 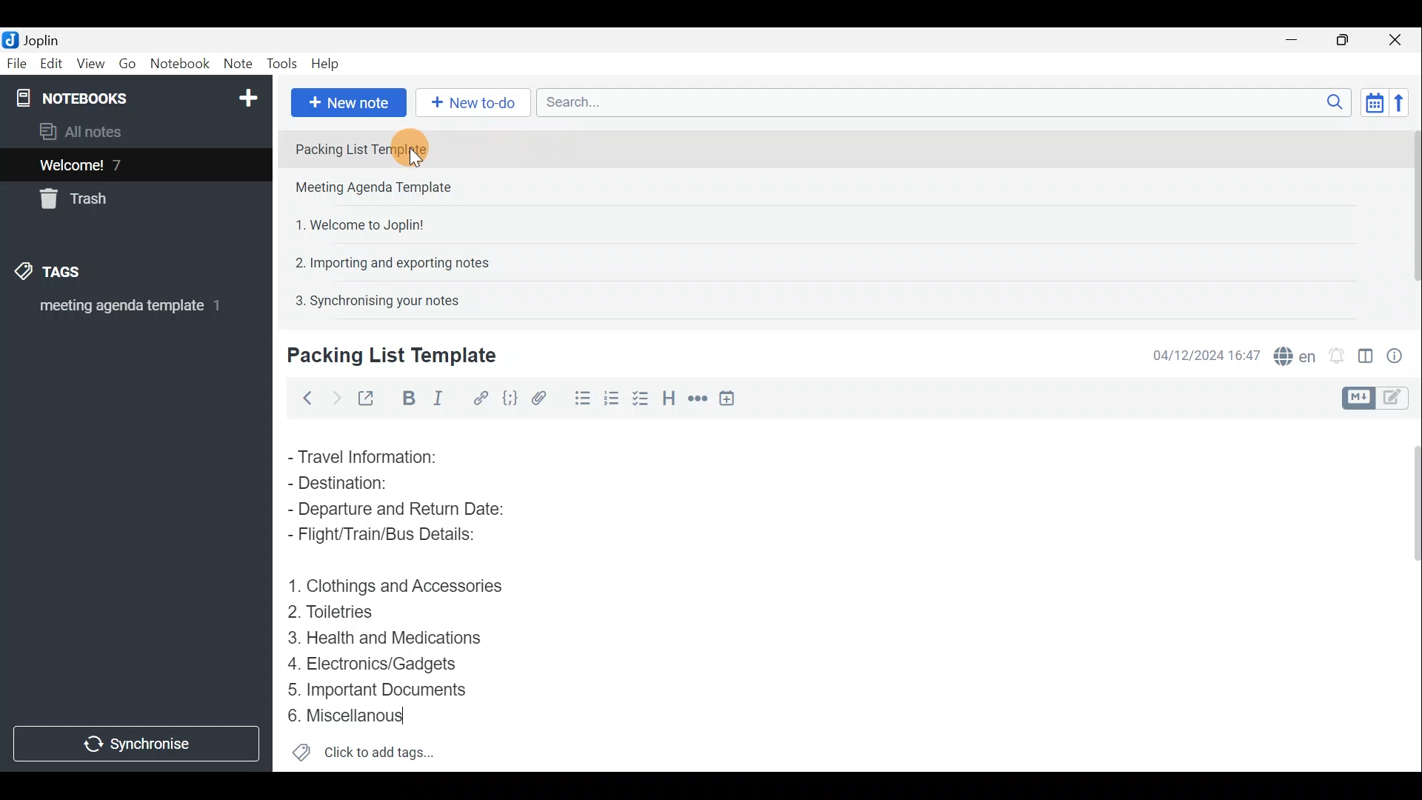 What do you see at coordinates (138, 746) in the screenshot?
I see `Synchronise` at bounding box center [138, 746].